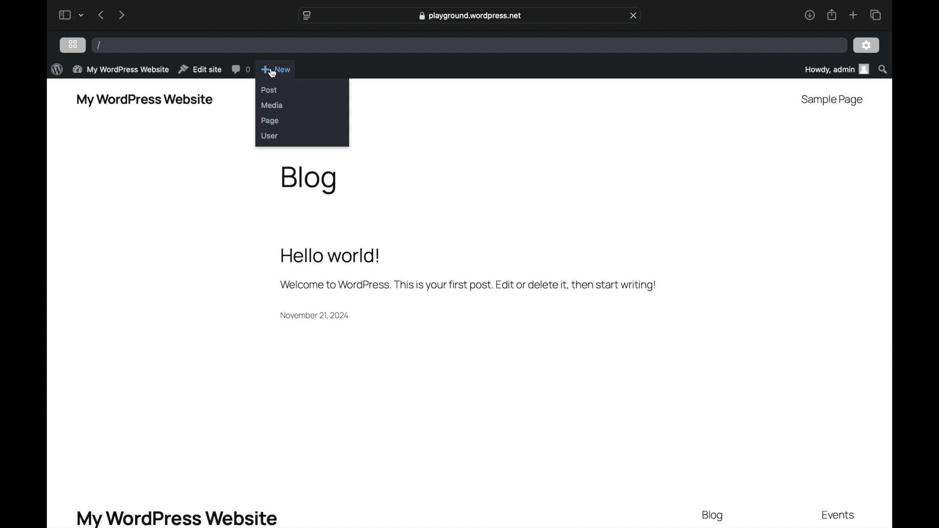 The width and height of the screenshot is (939, 528). What do you see at coordinates (470, 15) in the screenshot?
I see `web address` at bounding box center [470, 15].